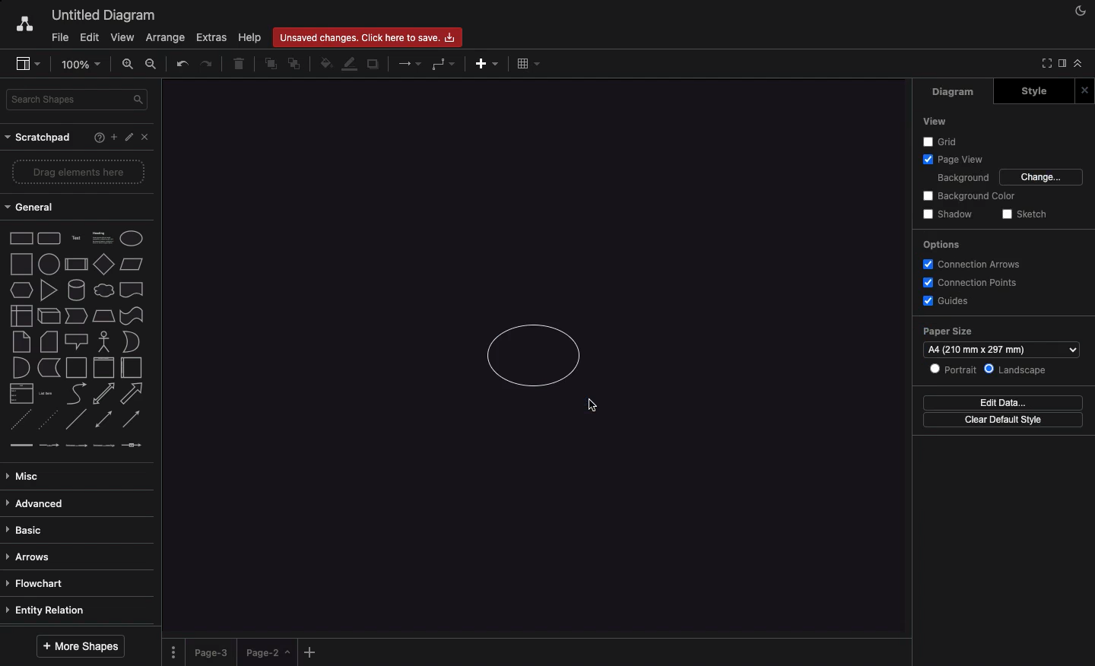 The width and height of the screenshot is (1095, 666). What do you see at coordinates (1061, 64) in the screenshot?
I see `Sidebar` at bounding box center [1061, 64].